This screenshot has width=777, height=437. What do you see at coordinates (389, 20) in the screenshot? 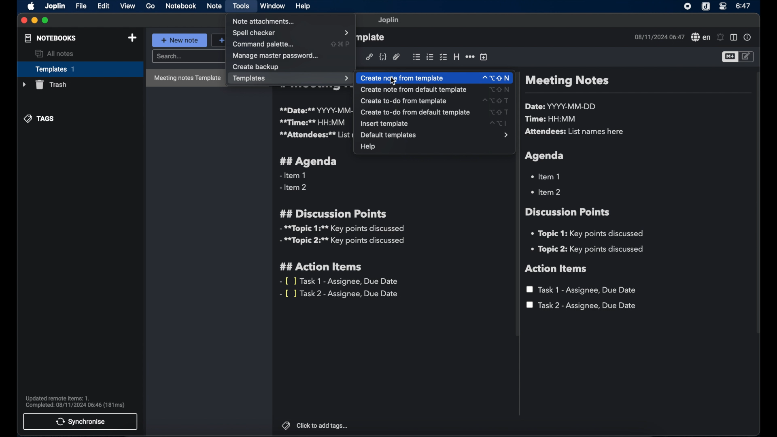
I see `Joplin` at bounding box center [389, 20].